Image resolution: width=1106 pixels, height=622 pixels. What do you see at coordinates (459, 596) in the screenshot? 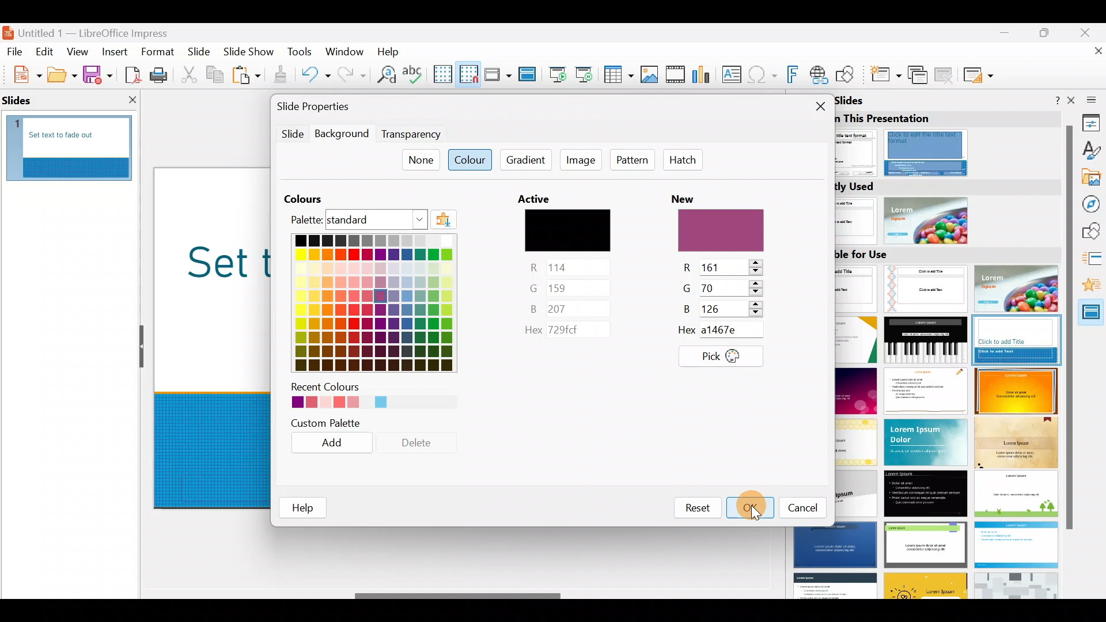
I see `Scroll bar` at bounding box center [459, 596].